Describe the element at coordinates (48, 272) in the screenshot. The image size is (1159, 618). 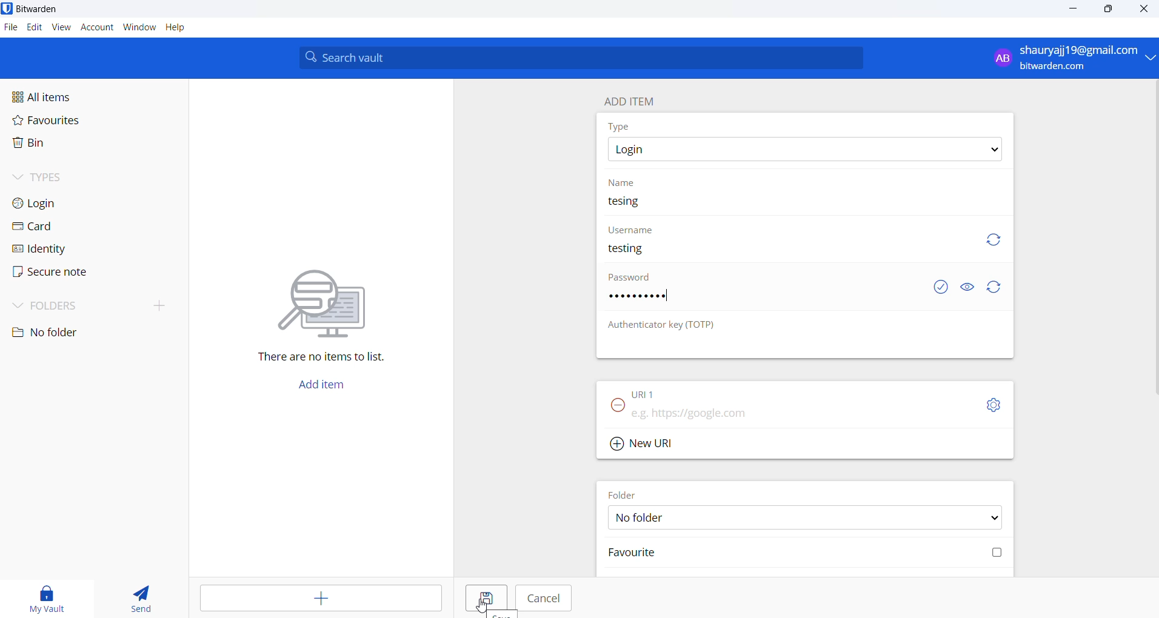
I see `secure note` at that location.